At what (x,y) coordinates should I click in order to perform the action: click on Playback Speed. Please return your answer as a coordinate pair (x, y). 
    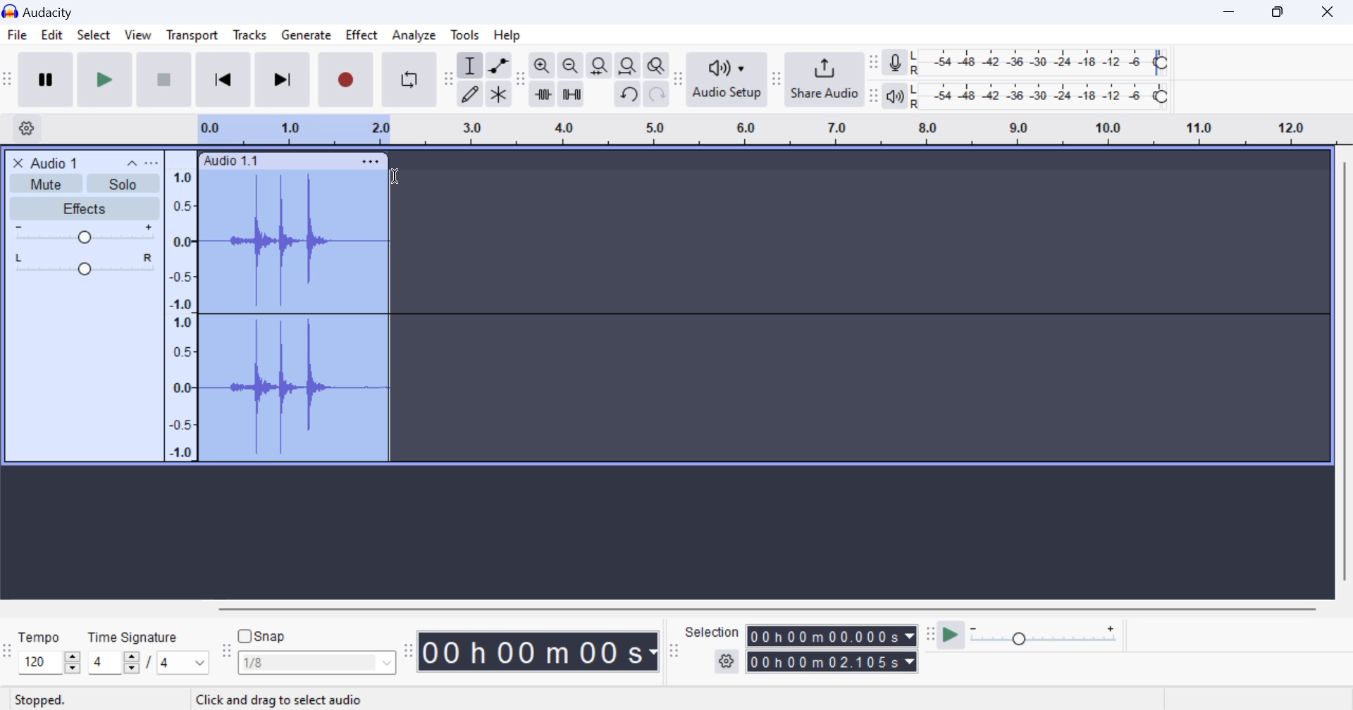
    Looking at the image, I should click on (1052, 637).